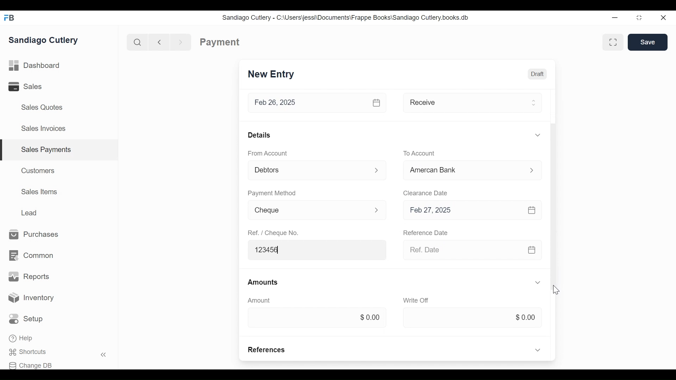  What do you see at coordinates (271, 192) in the screenshot?
I see `Payment Method` at bounding box center [271, 192].